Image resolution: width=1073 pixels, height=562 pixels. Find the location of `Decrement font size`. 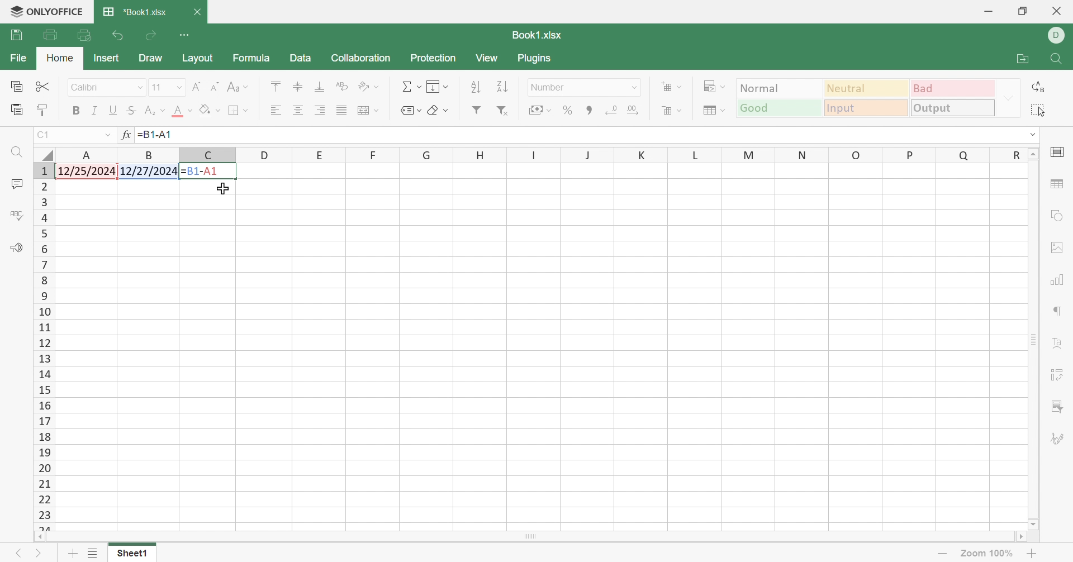

Decrement font size is located at coordinates (213, 88).